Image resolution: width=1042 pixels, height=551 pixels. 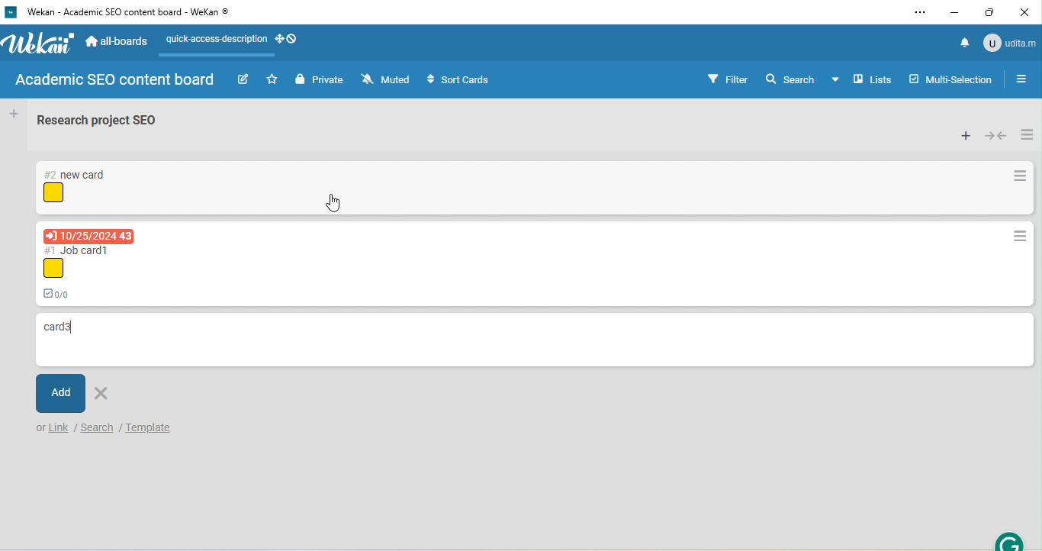 What do you see at coordinates (60, 428) in the screenshot?
I see `link` at bounding box center [60, 428].